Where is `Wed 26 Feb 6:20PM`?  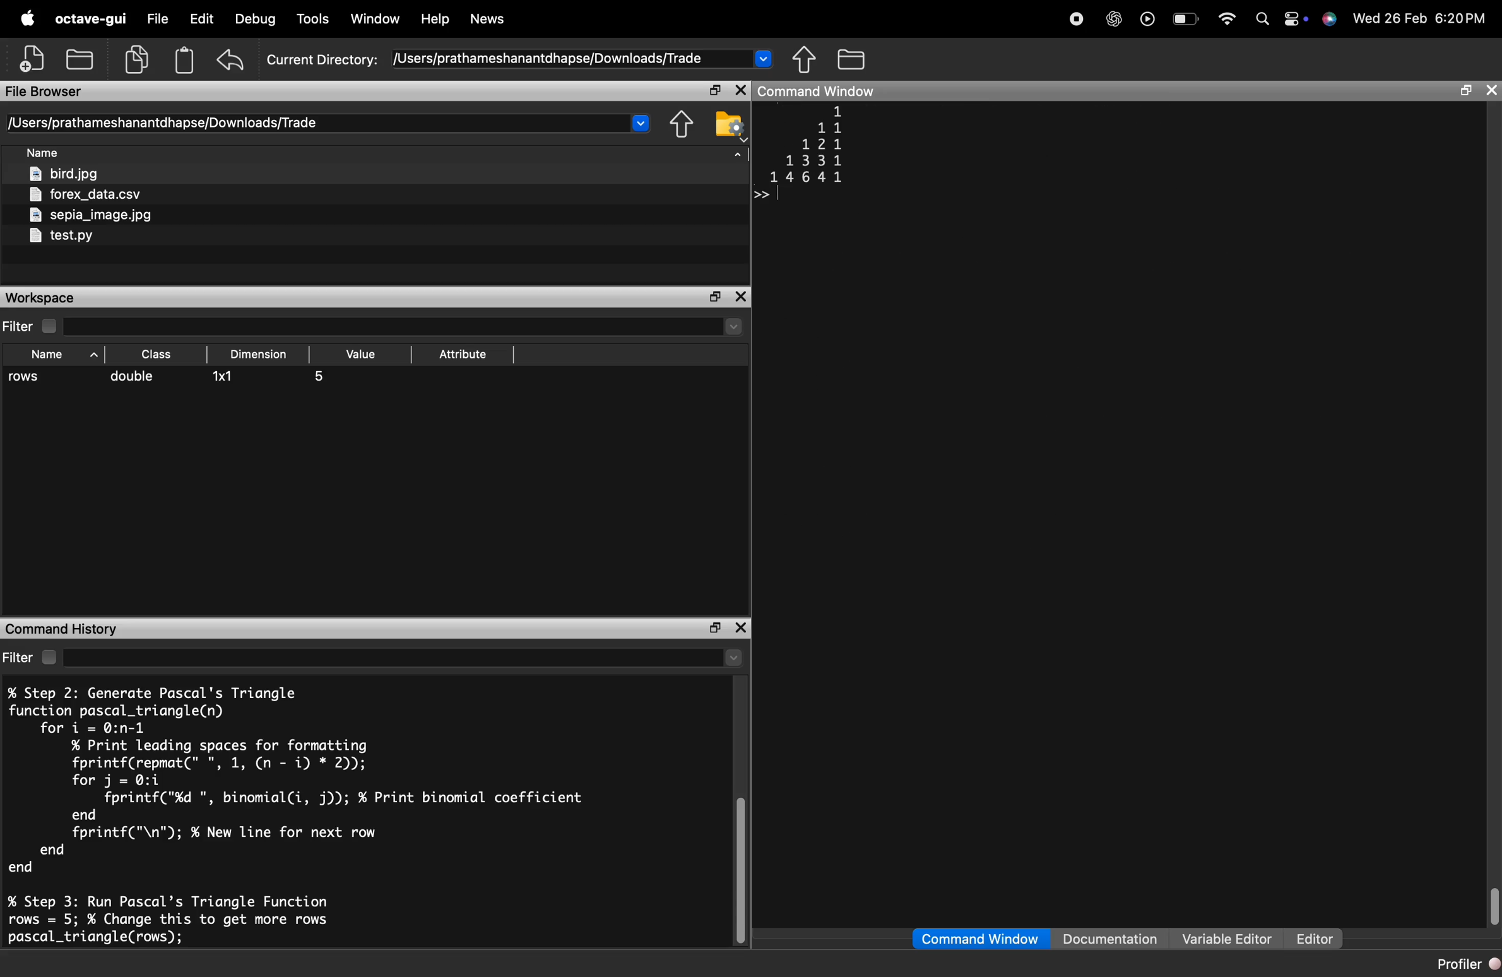 Wed 26 Feb 6:20PM is located at coordinates (1422, 17).